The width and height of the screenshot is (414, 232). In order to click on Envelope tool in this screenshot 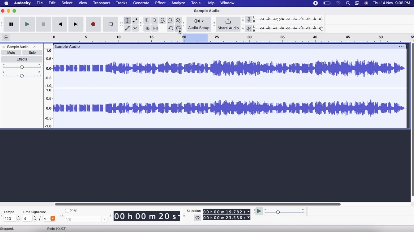, I will do `click(135, 20)`.